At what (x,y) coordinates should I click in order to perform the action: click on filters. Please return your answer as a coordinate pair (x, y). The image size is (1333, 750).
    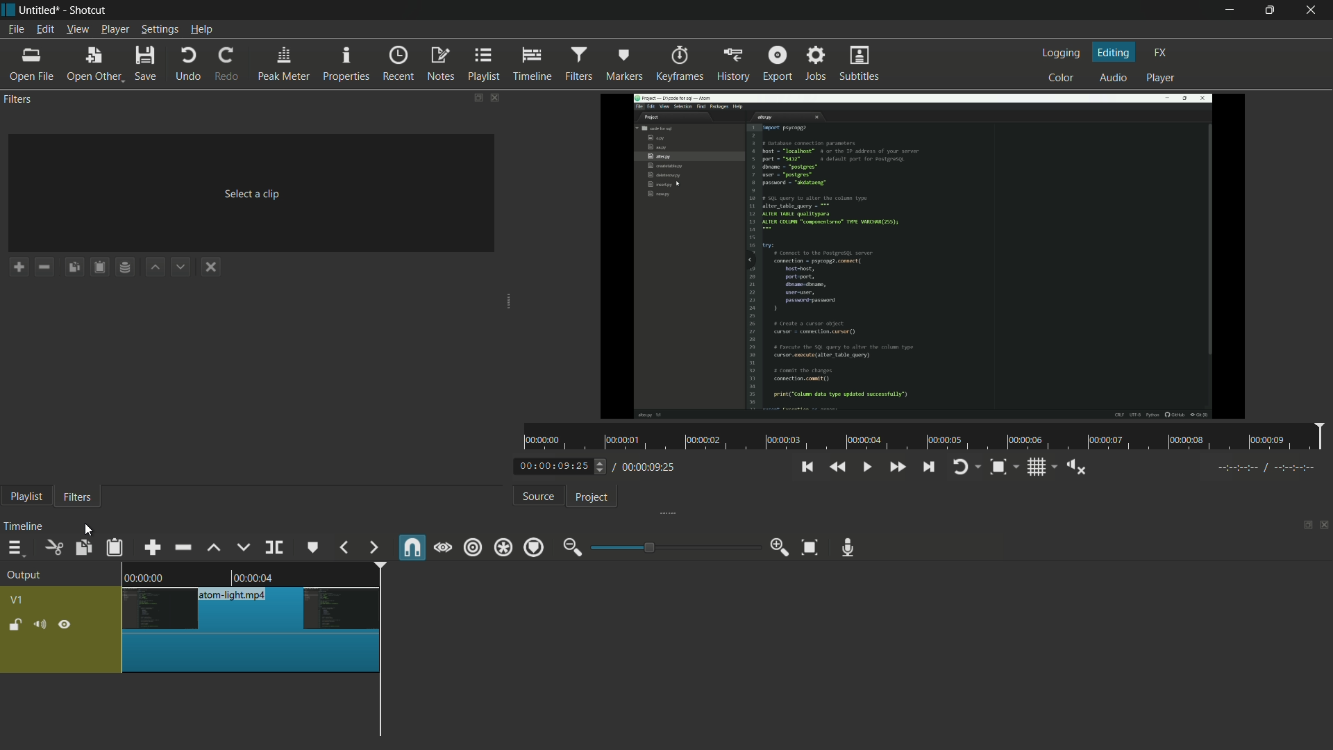
    Looking at the image, I should click on (581, 64).